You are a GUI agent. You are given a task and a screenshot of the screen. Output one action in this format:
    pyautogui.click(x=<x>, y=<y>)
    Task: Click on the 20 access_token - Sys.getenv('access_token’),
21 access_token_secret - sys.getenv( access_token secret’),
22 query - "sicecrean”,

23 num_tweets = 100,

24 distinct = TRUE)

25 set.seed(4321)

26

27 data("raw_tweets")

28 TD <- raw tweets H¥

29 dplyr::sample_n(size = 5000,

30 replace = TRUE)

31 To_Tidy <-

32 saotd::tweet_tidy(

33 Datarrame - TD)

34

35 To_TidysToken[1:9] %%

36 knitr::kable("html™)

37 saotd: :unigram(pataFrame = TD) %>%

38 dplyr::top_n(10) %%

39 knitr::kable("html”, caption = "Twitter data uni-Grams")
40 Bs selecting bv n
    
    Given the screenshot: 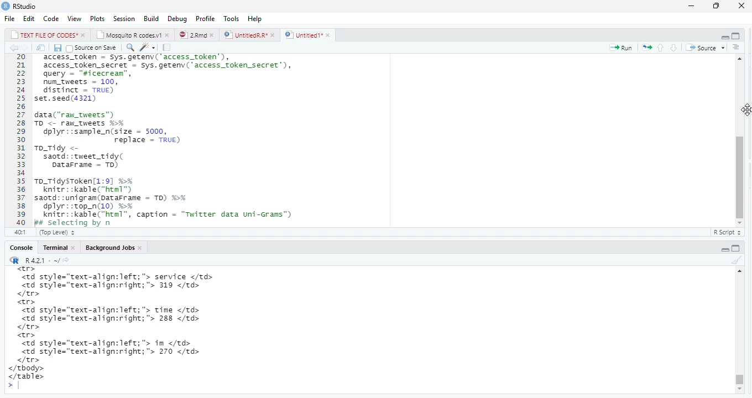 What is the action you would take?
    pyautogui.click(x=168, y=145)
    